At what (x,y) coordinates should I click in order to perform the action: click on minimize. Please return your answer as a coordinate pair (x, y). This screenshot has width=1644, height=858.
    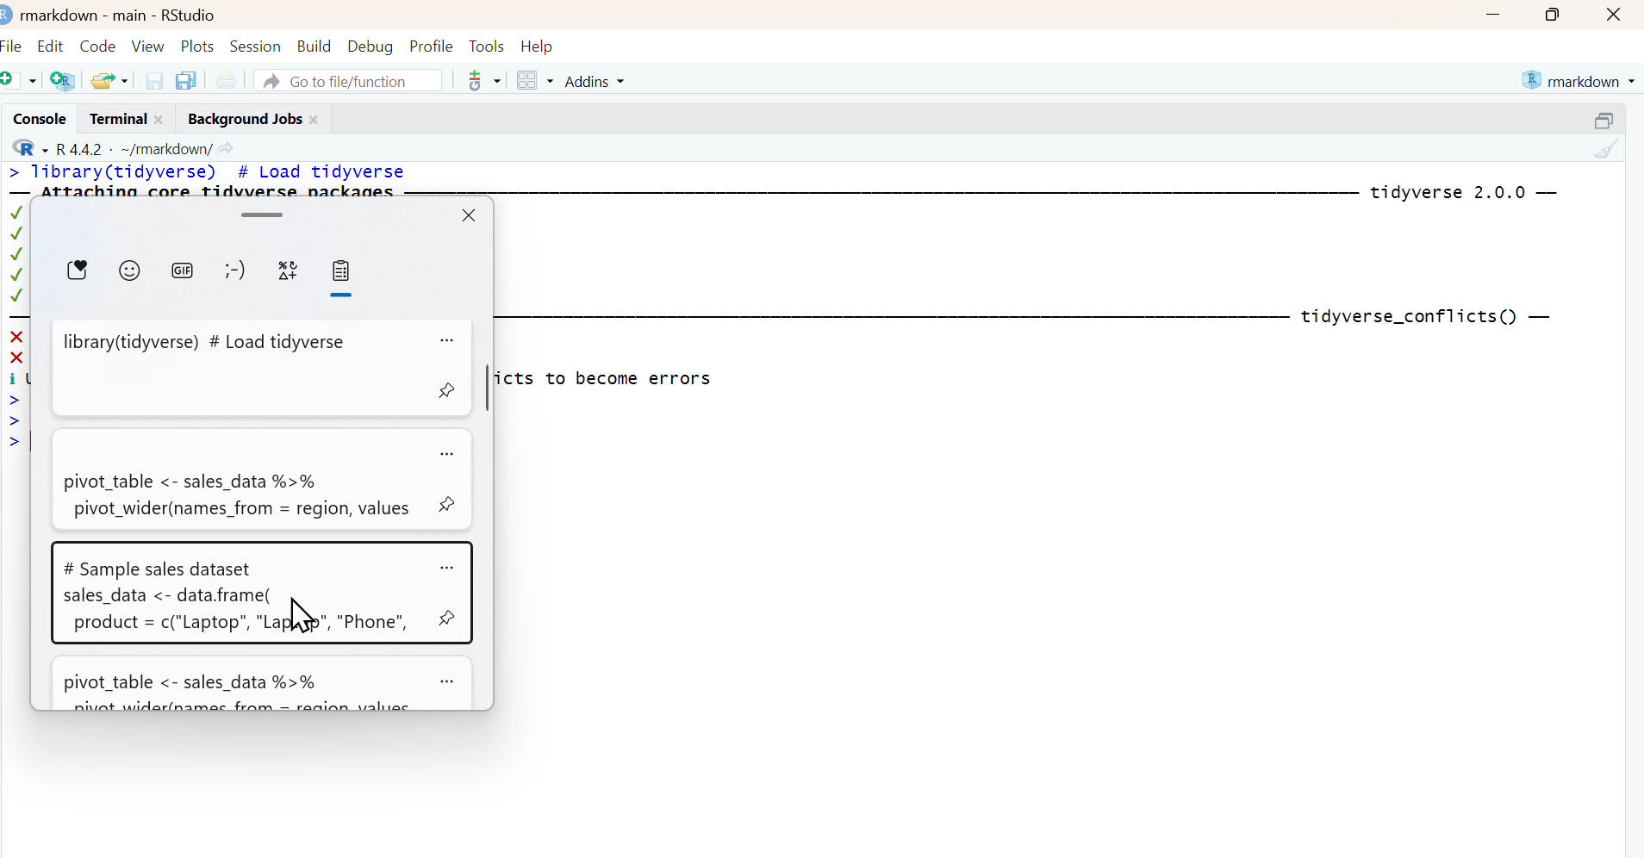
    Looking at the image, I should click on (1492, 14).